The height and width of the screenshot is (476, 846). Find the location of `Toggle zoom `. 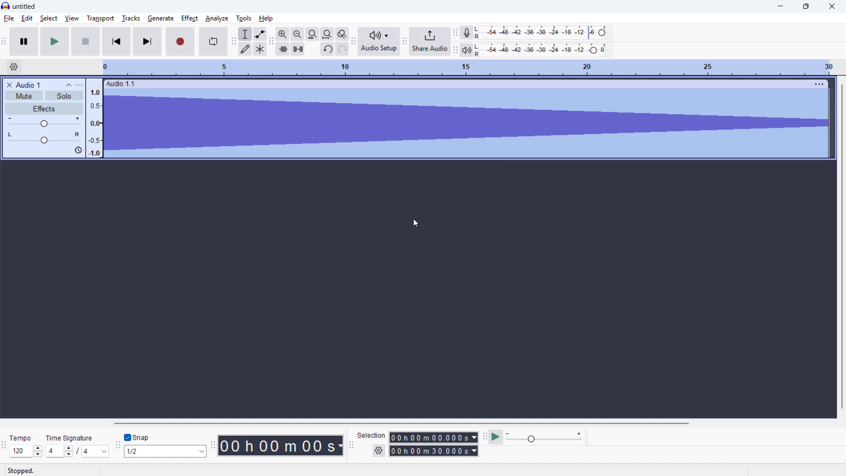

Toggle zoom  is located at coordinates (341, 34).